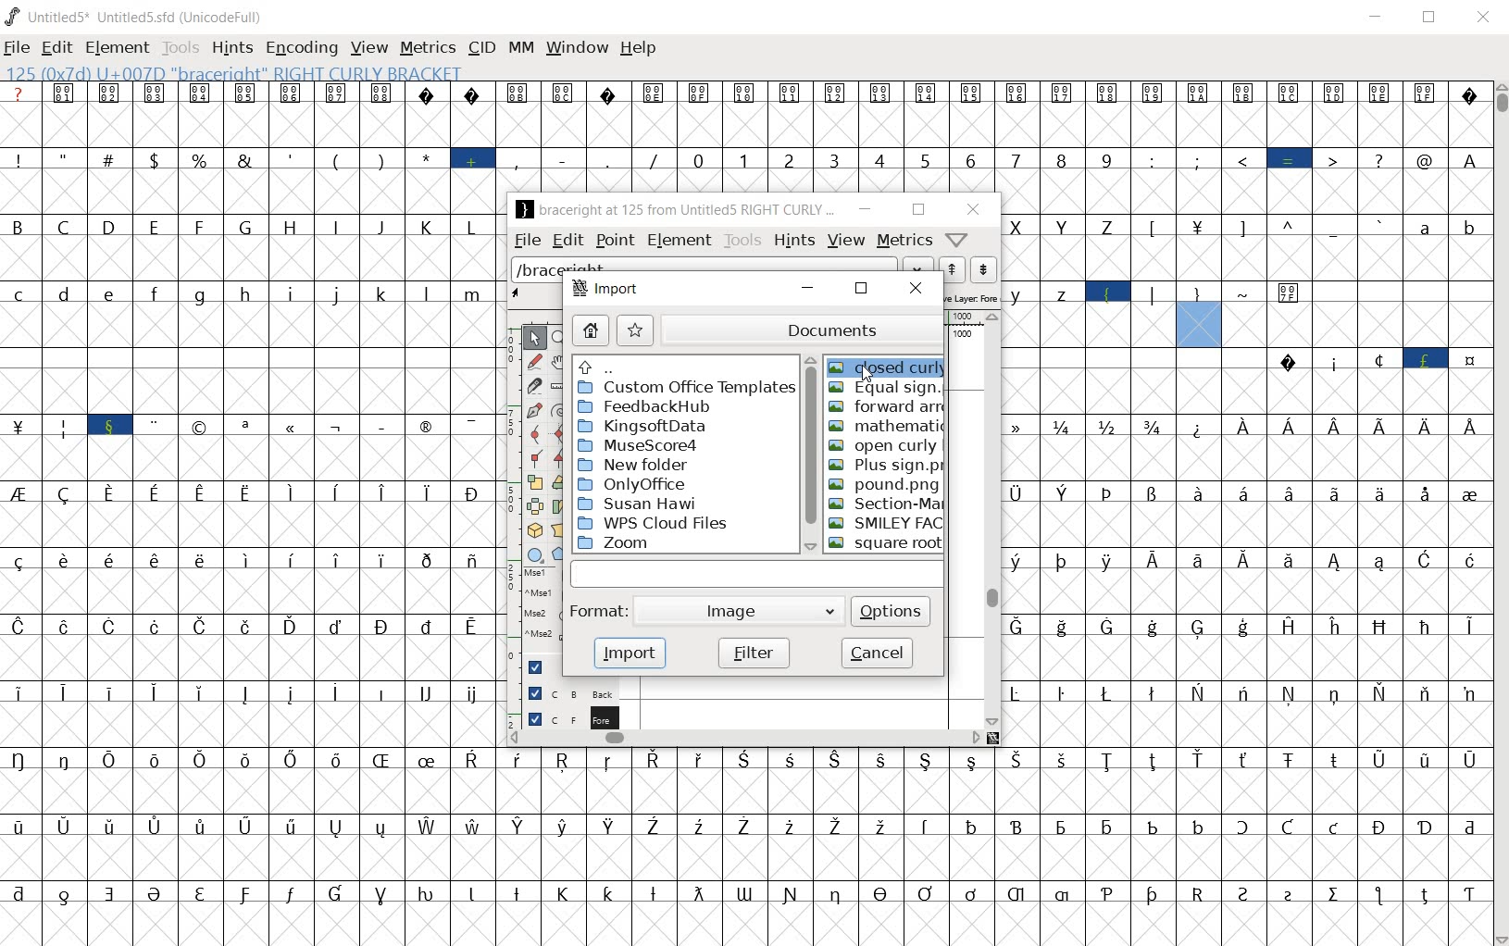  Describe the element at coordinates (684, 369) in the screenshot. I see `up directories` at that location.